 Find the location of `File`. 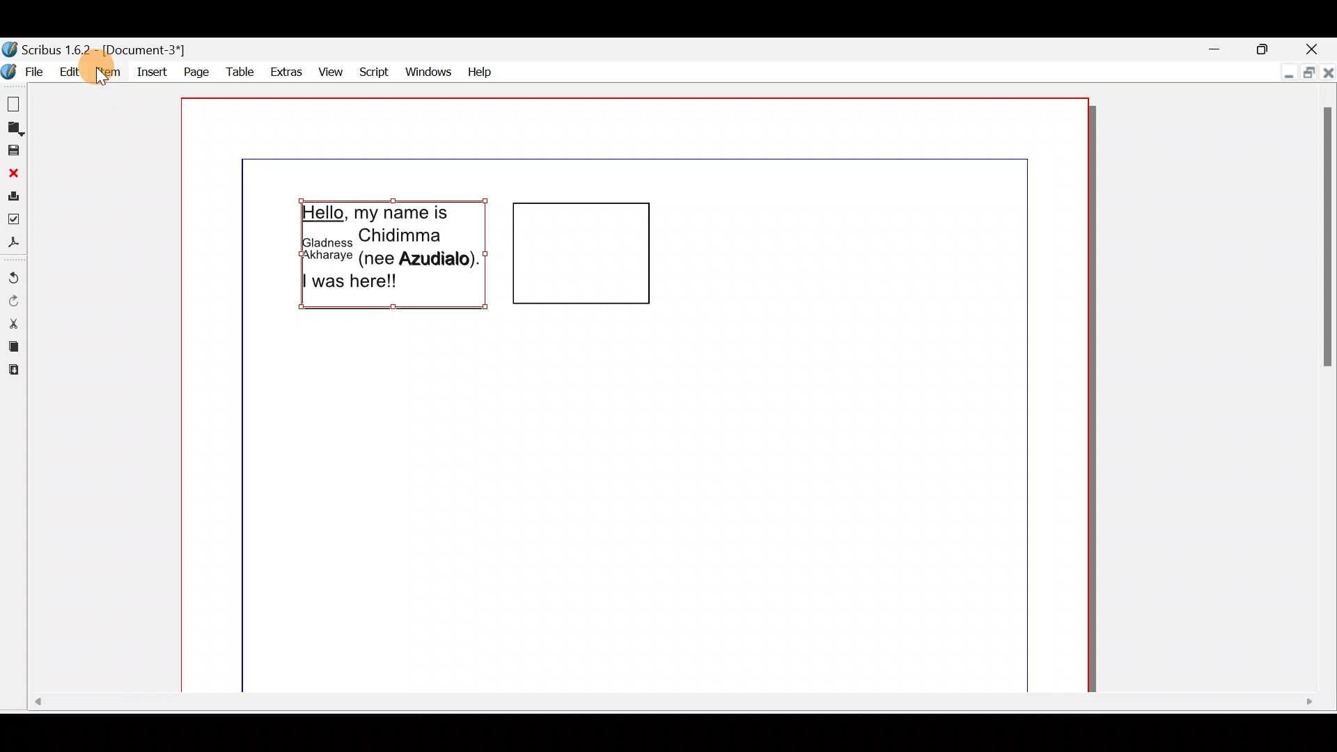

File is located at coordinates (24, 70).